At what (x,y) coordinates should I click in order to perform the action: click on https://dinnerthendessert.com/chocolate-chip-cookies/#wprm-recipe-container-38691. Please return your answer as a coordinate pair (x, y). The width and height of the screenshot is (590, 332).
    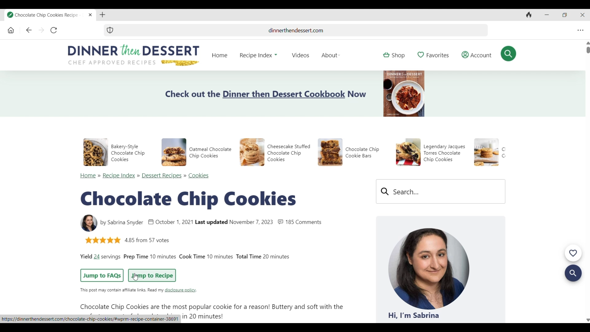
    Looking at the image, I should click on (90, 319).